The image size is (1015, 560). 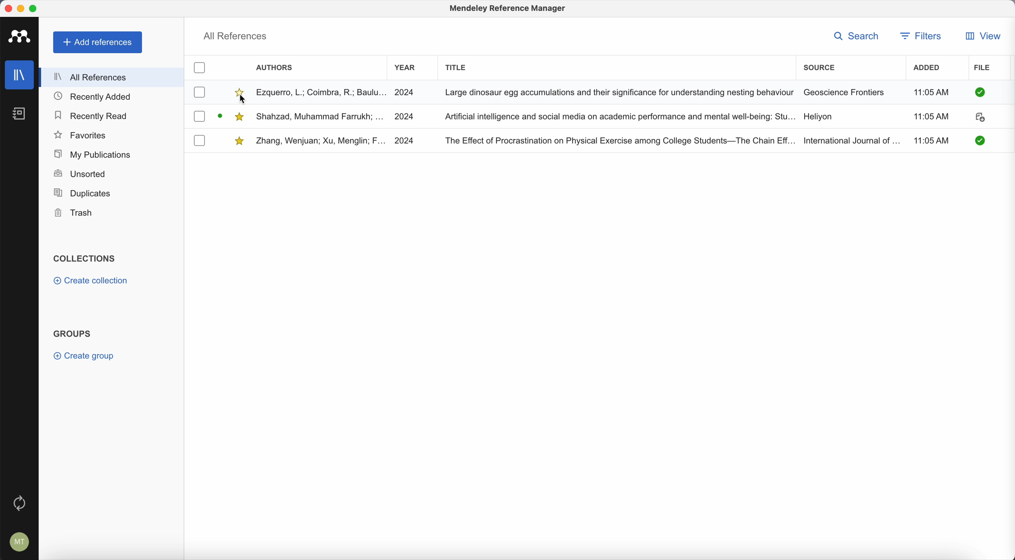 What do you see at coordinates (819, 66) in the screenshot?
I see `source` at bounding box center [819, 66].